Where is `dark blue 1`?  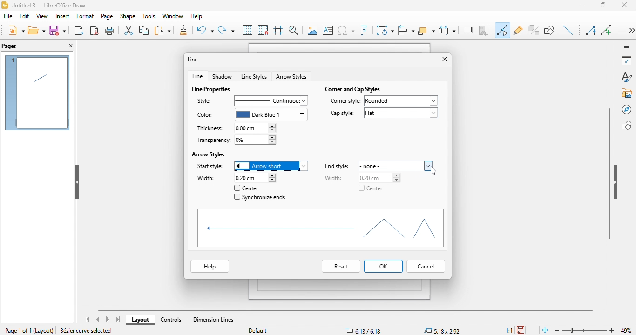
dark blue 1 is located at coordinates (272, 114).